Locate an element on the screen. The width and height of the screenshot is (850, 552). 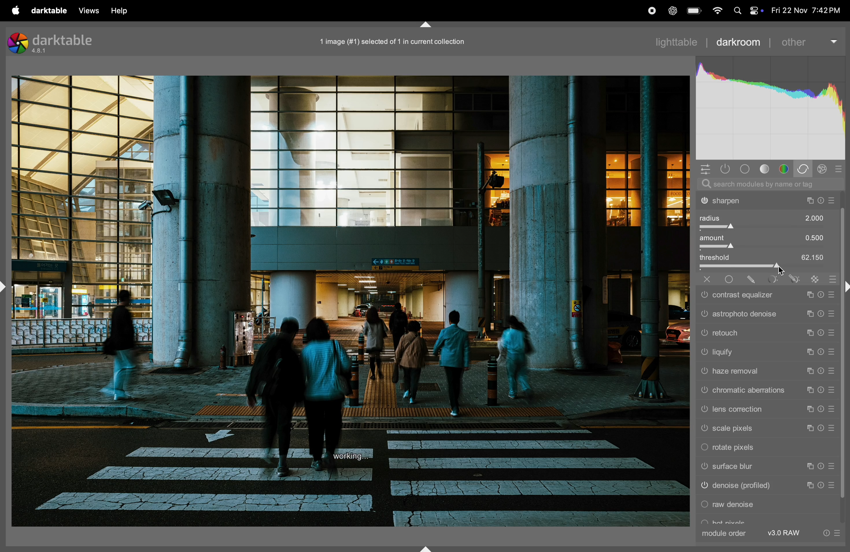
date and time is located at coordinates (807, 9).